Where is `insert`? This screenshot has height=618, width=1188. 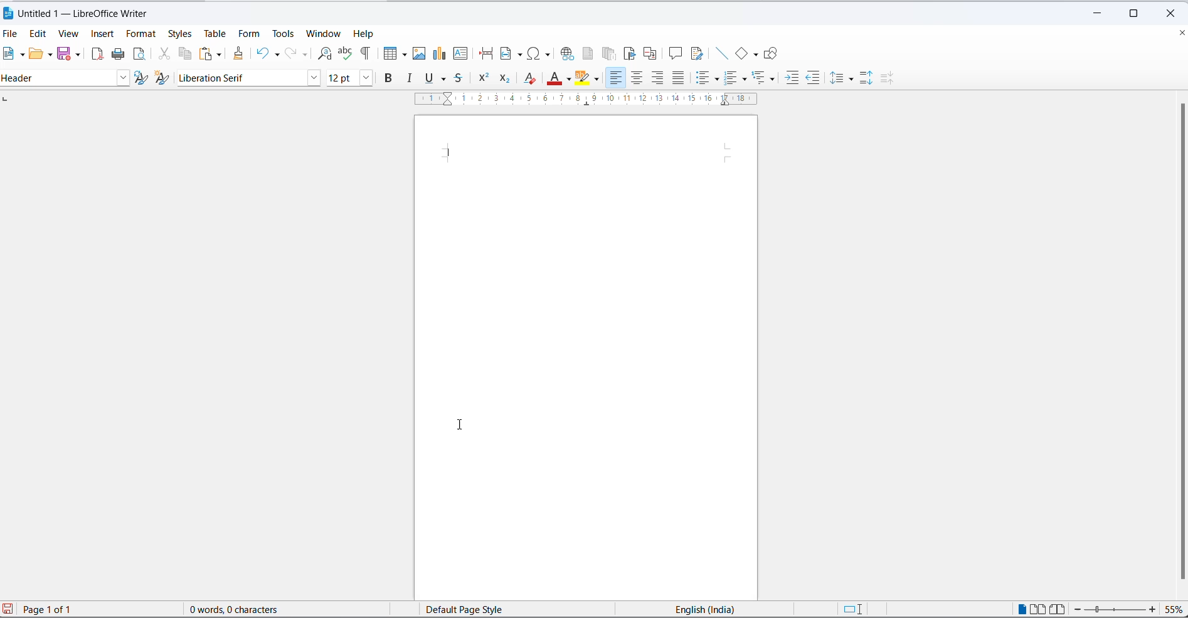
insert is located at coordinates (104, 34).